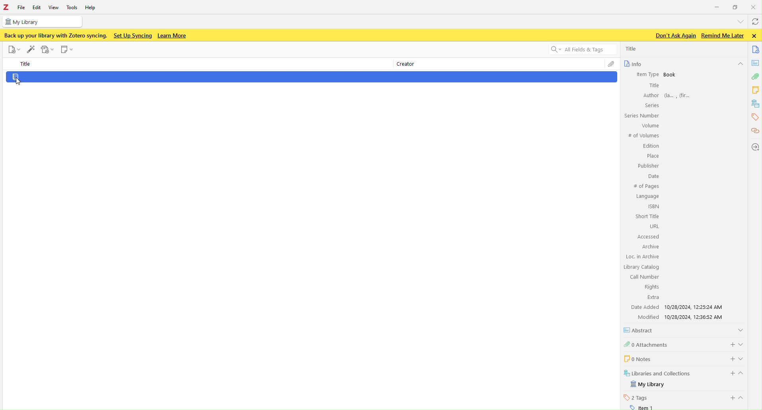 This screenshot has height=410, width=762. Describe the element at coordinates (49, 49) in the screenshot. I see `add attachment` at that location.